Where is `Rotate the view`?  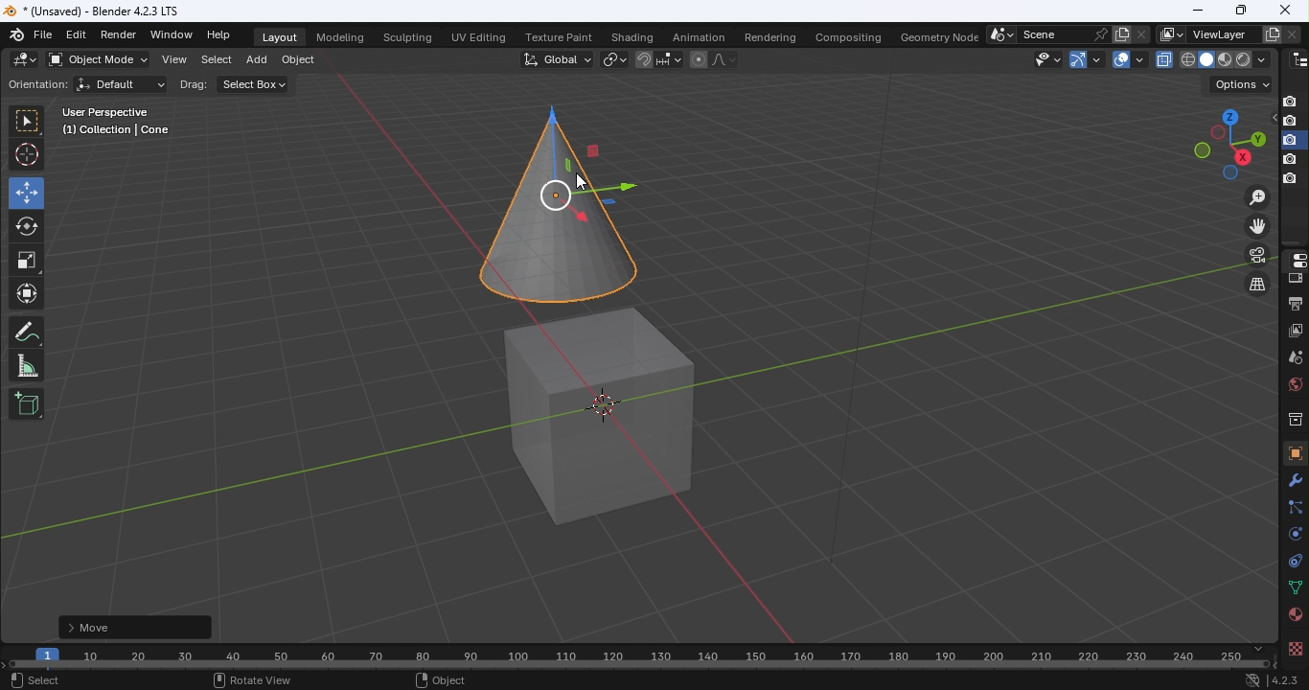
Rotate the view is located at coordinates (1228, 115).